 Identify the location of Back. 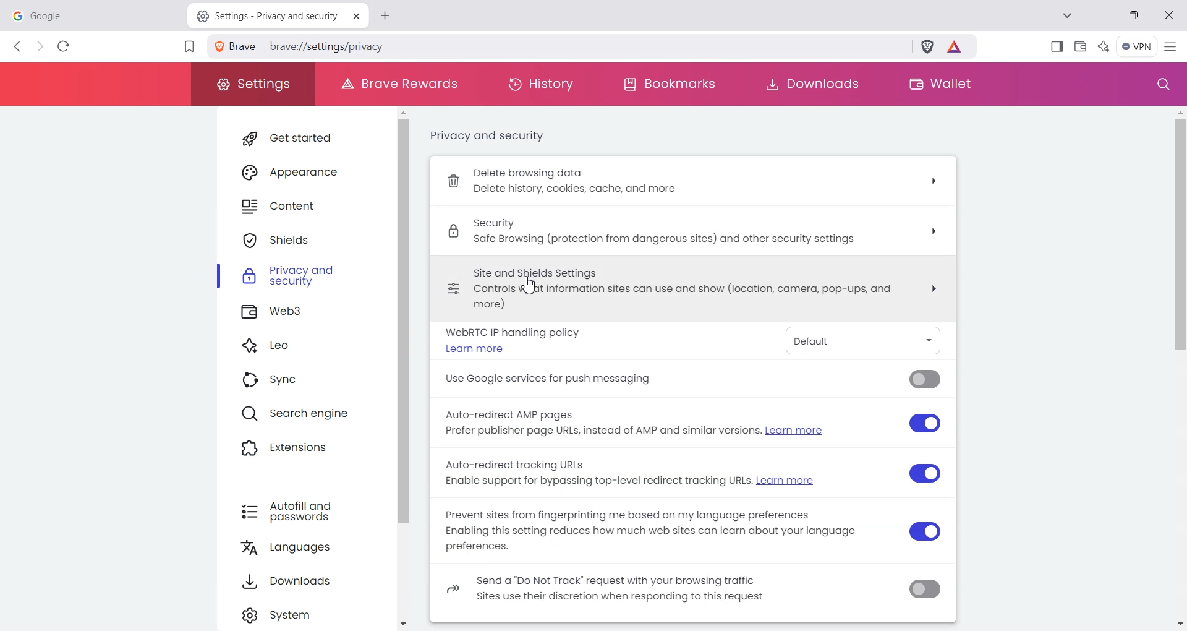
(19, 46).